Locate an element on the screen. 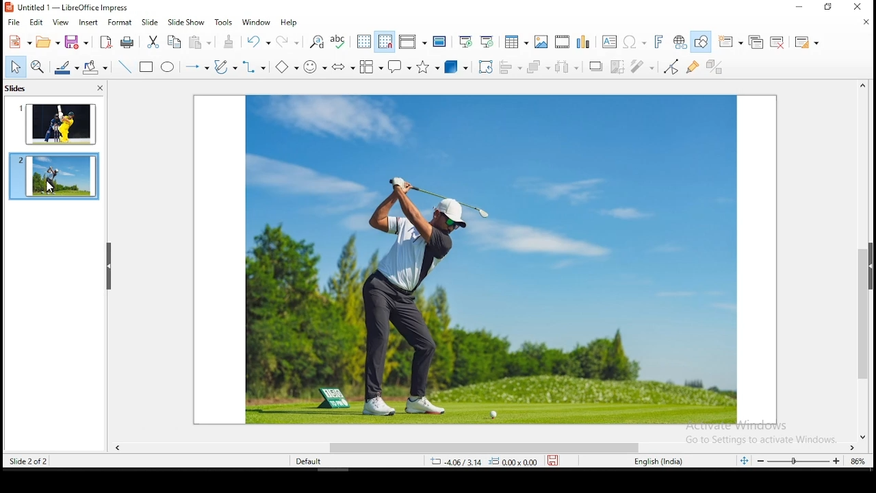  save is located at coordinates (555, 459).